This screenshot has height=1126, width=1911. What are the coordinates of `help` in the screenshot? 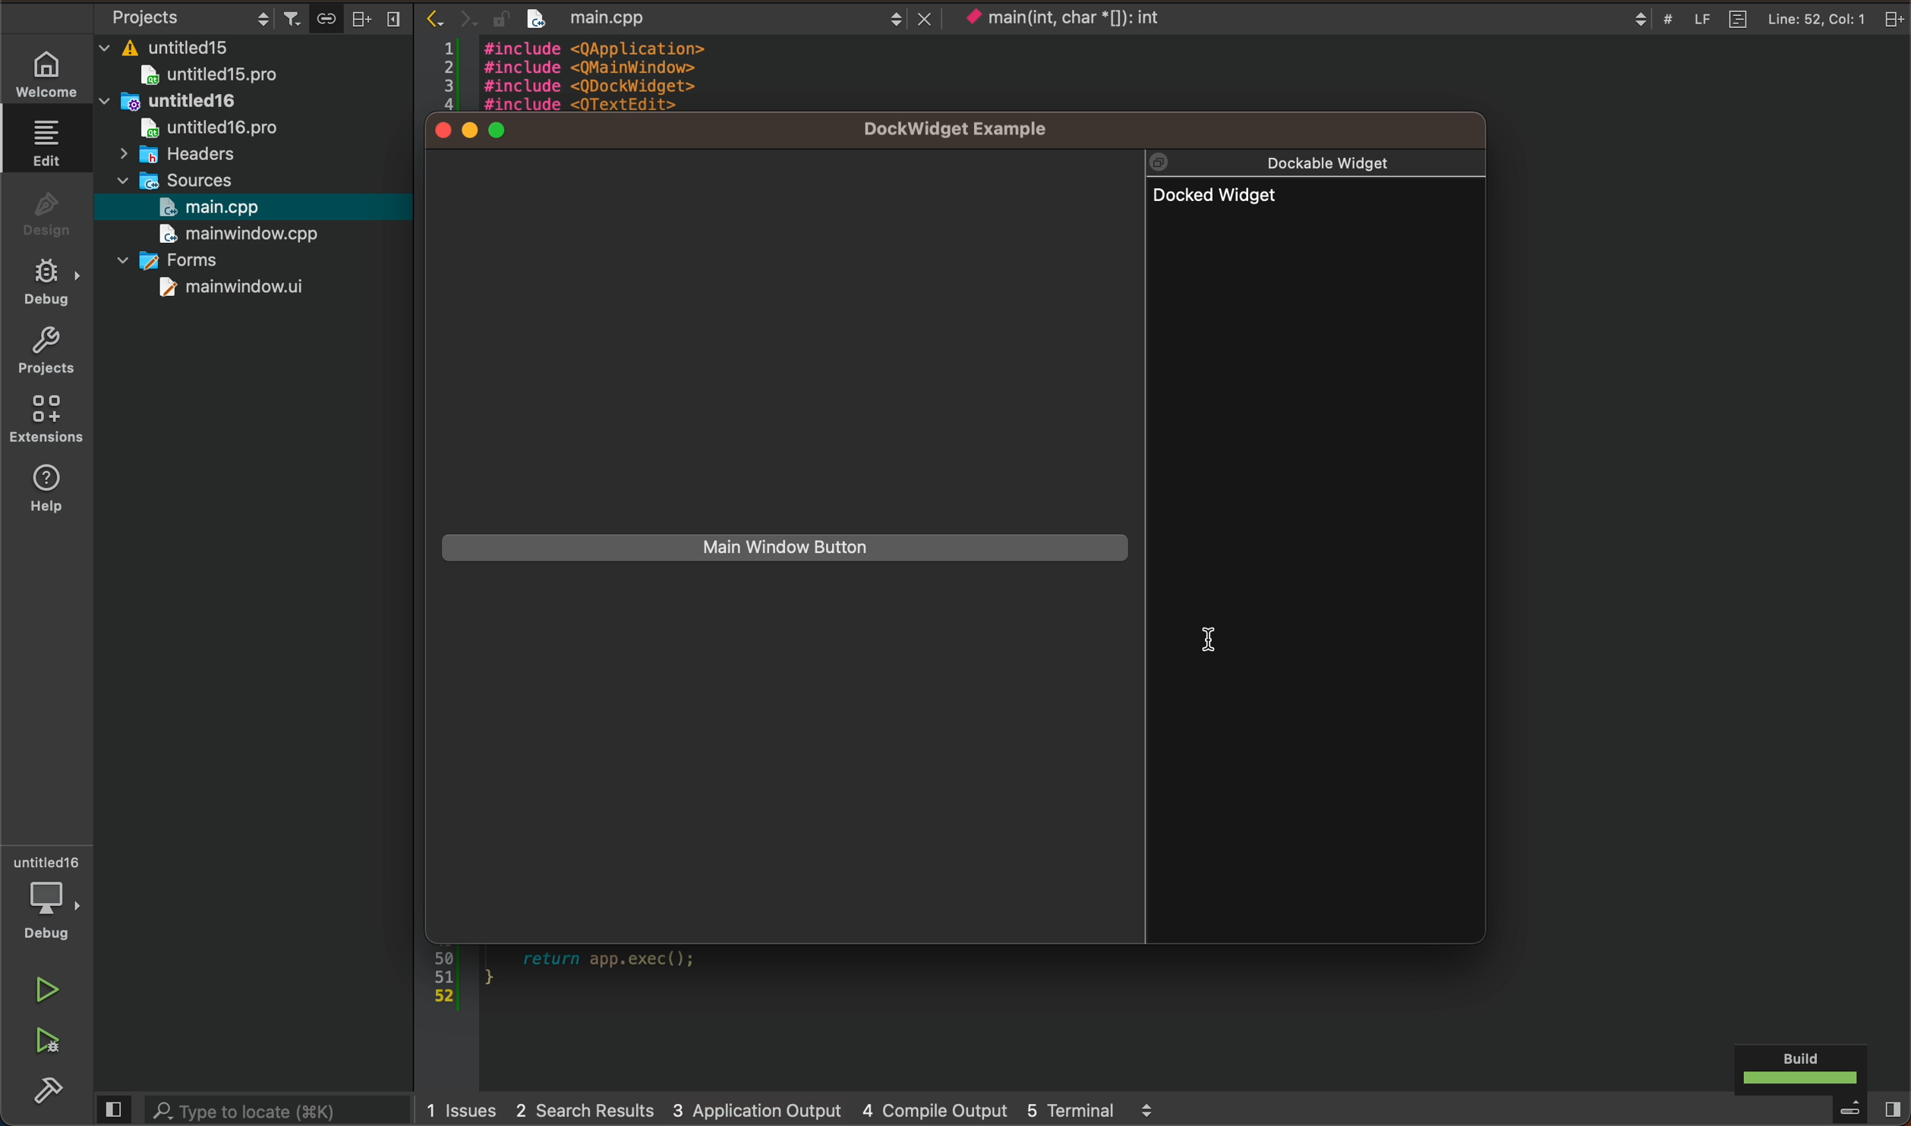 It's located at (45, 495).